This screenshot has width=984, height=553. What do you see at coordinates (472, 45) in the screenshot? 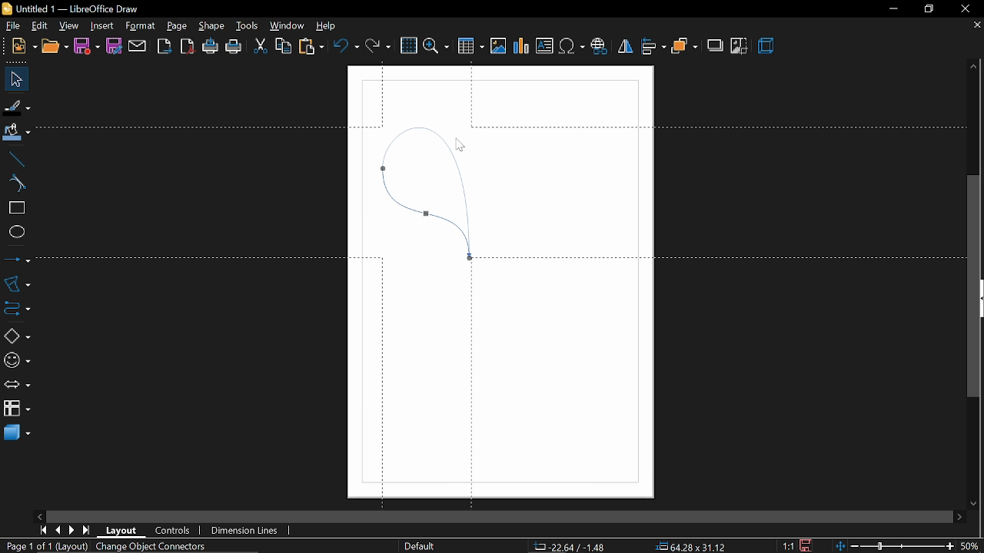
I see `Insert table` at bounding box center [472, 45].